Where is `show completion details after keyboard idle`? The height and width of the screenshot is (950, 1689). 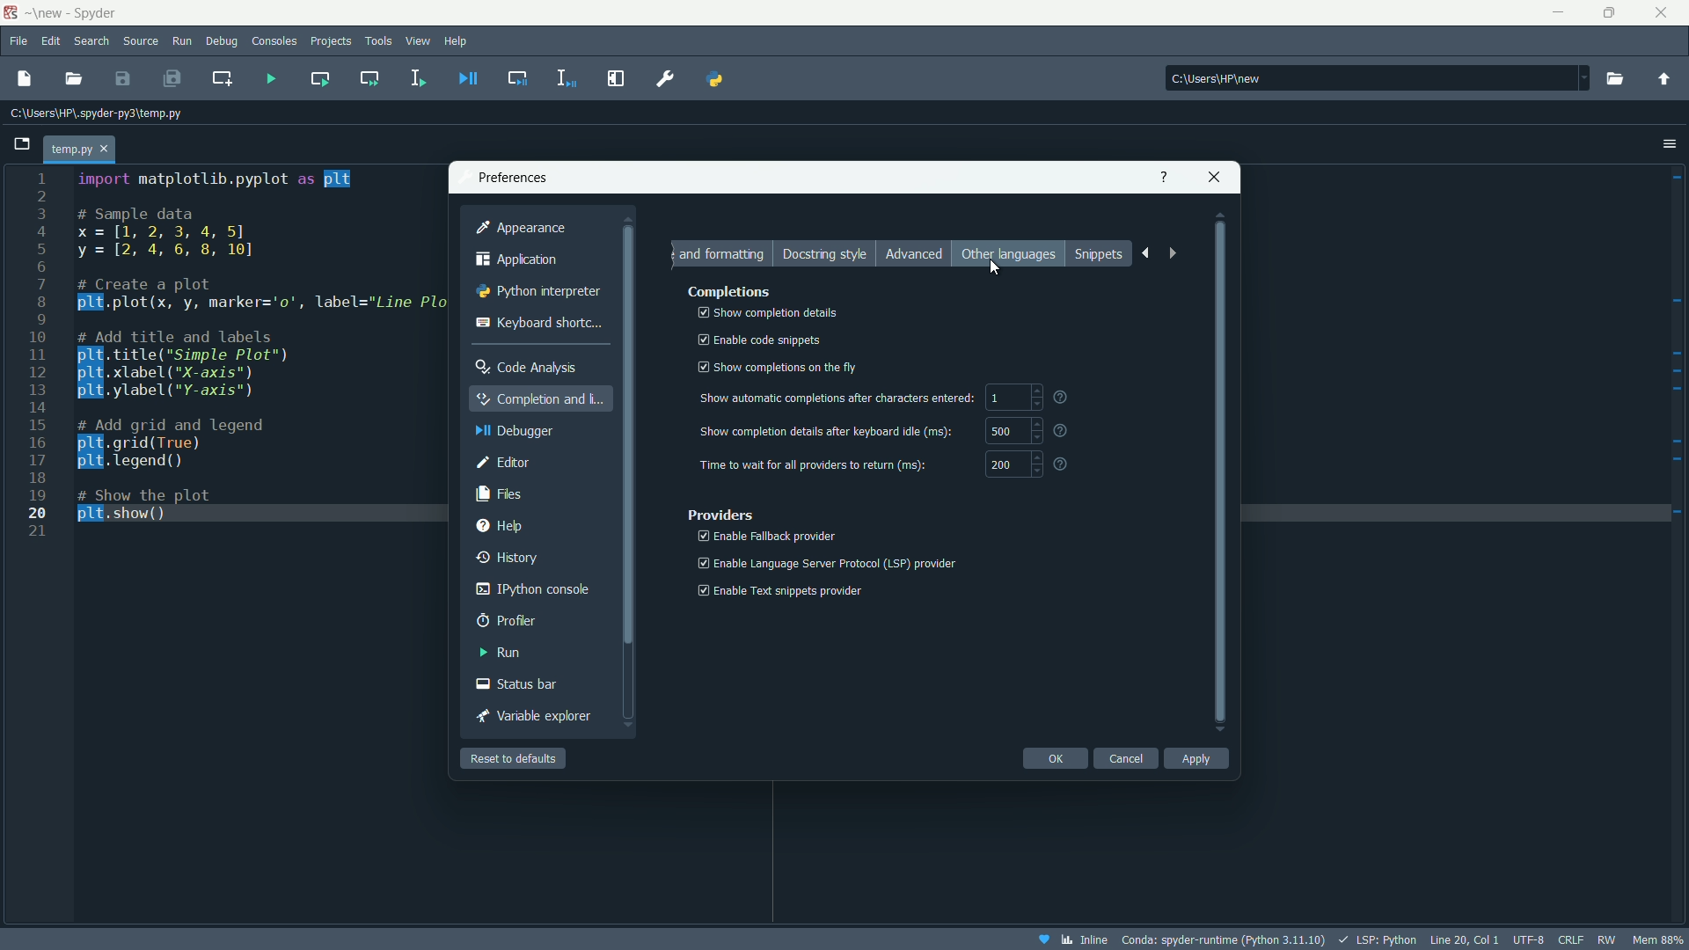
show completion details after keyboard idle is located at coordinates (825, 430).